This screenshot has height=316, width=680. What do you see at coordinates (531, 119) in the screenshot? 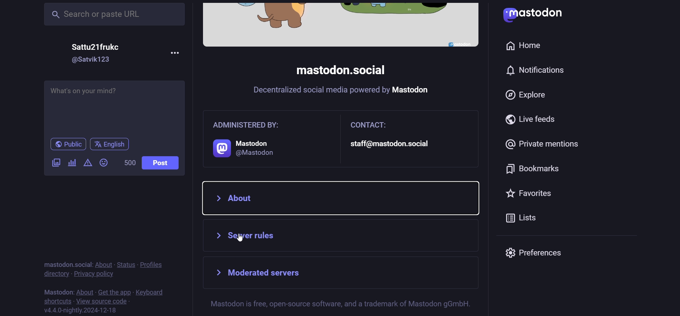
I see `live feed` at bounding box center [531, 119].